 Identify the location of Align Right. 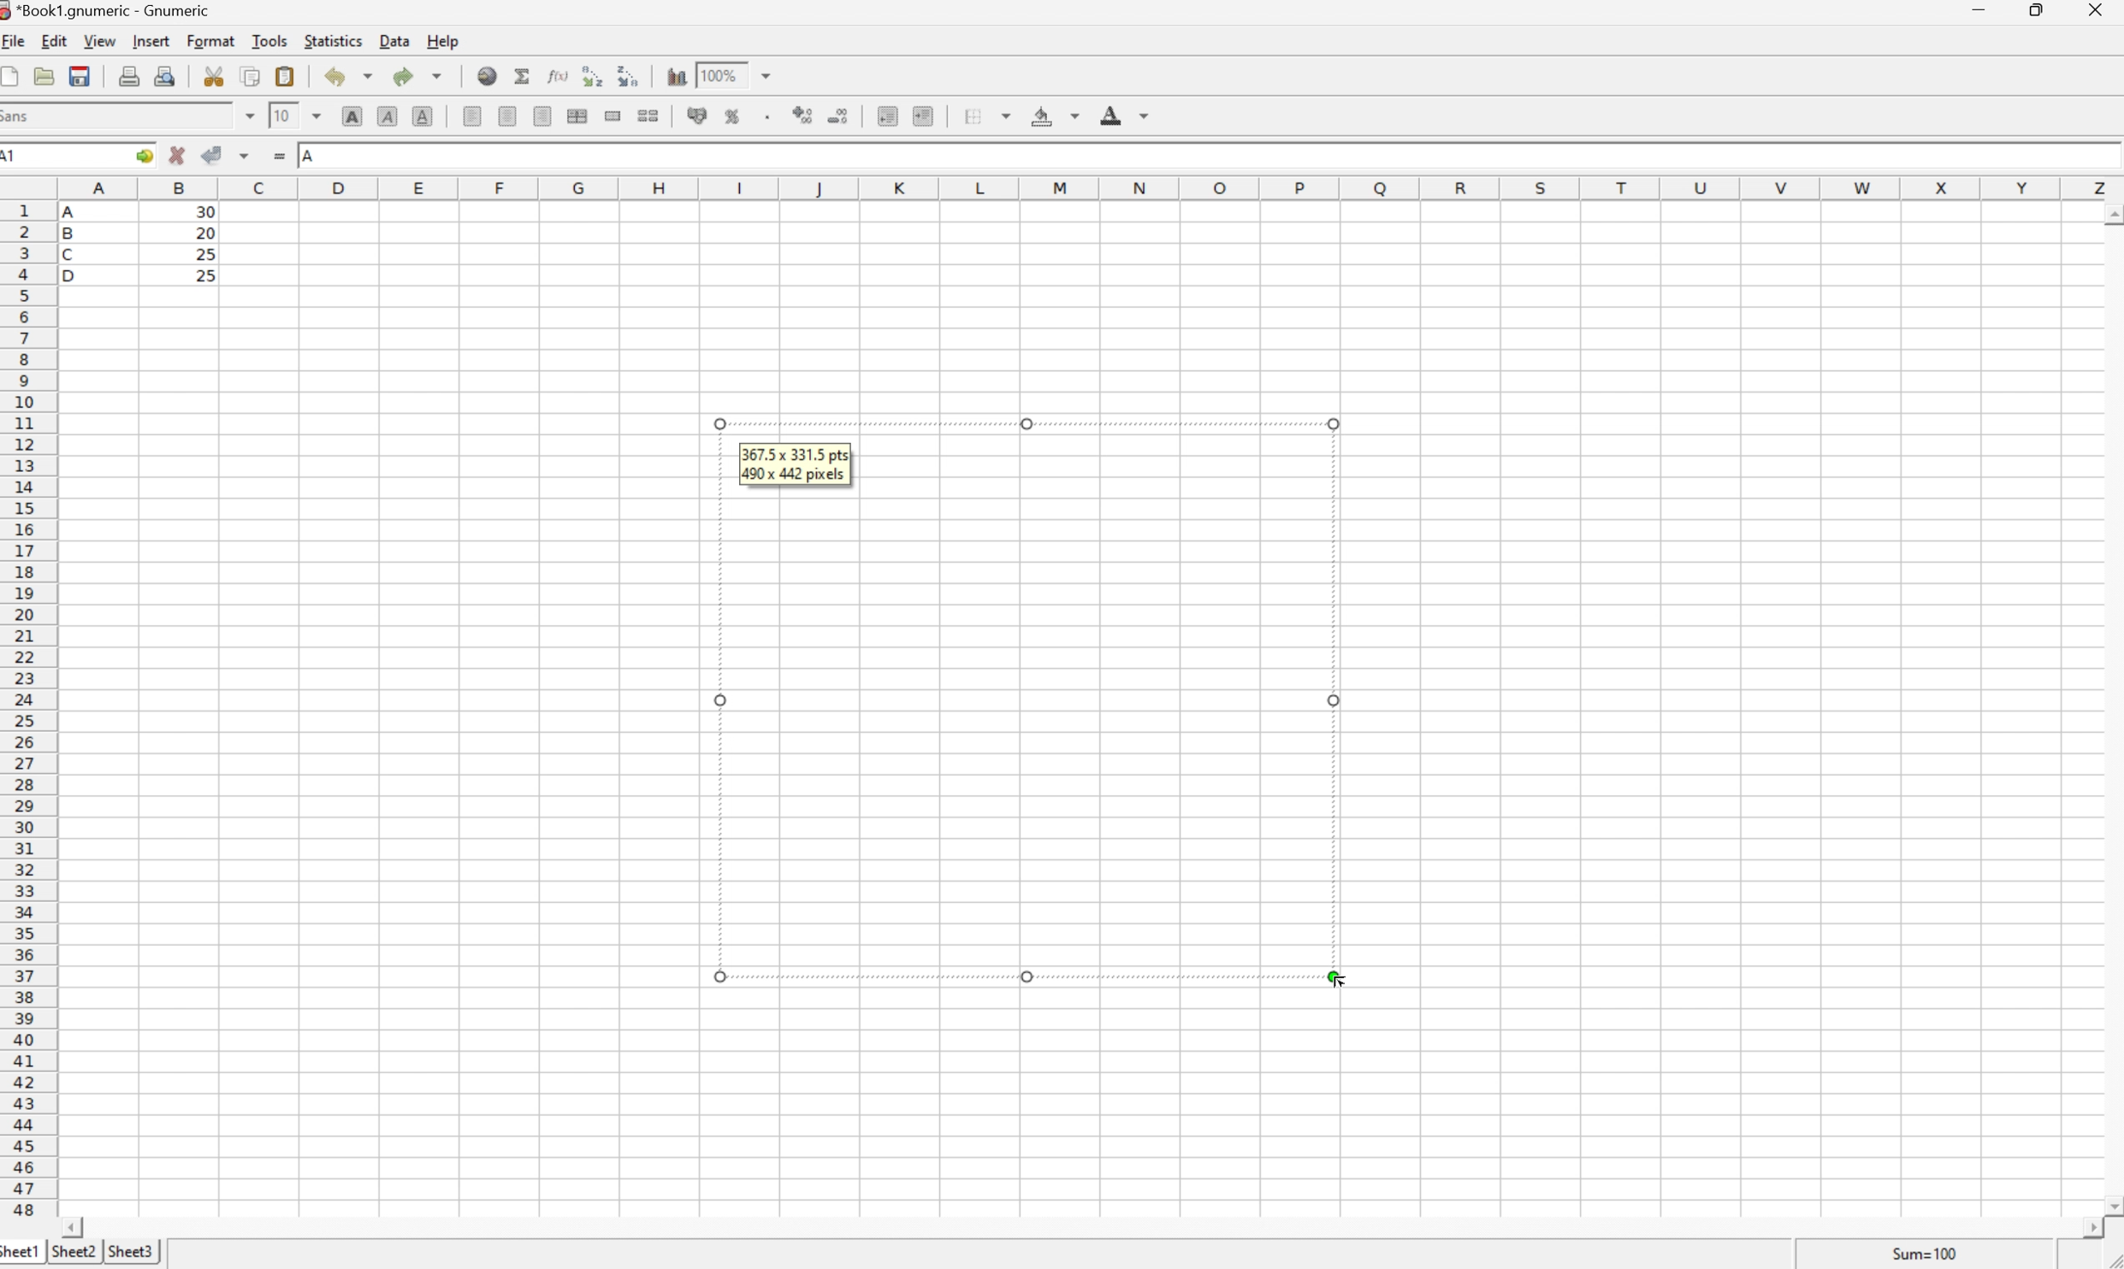
(544, 116).